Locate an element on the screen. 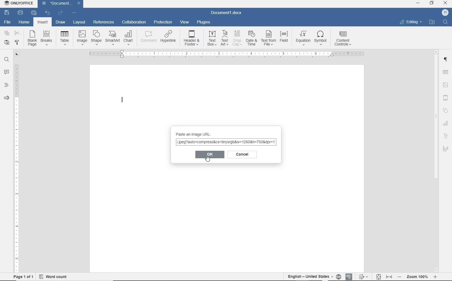 This screenshot has height=281, width=452. table is located at coordinates (65, 38).